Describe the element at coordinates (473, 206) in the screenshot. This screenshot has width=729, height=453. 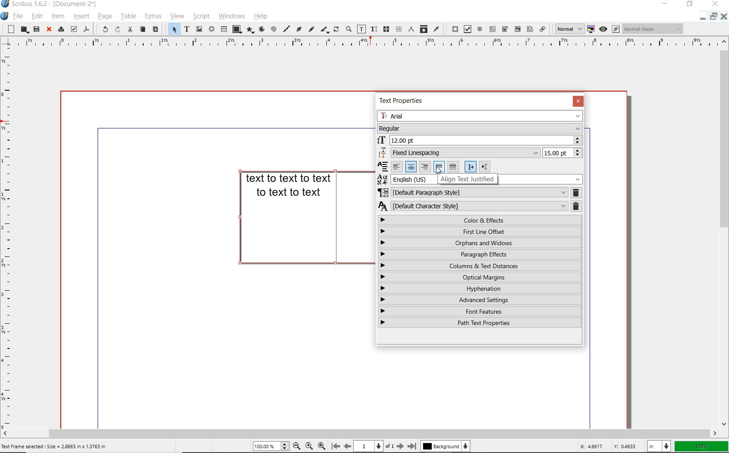
I see `CHARACTER STYLE` at that location.